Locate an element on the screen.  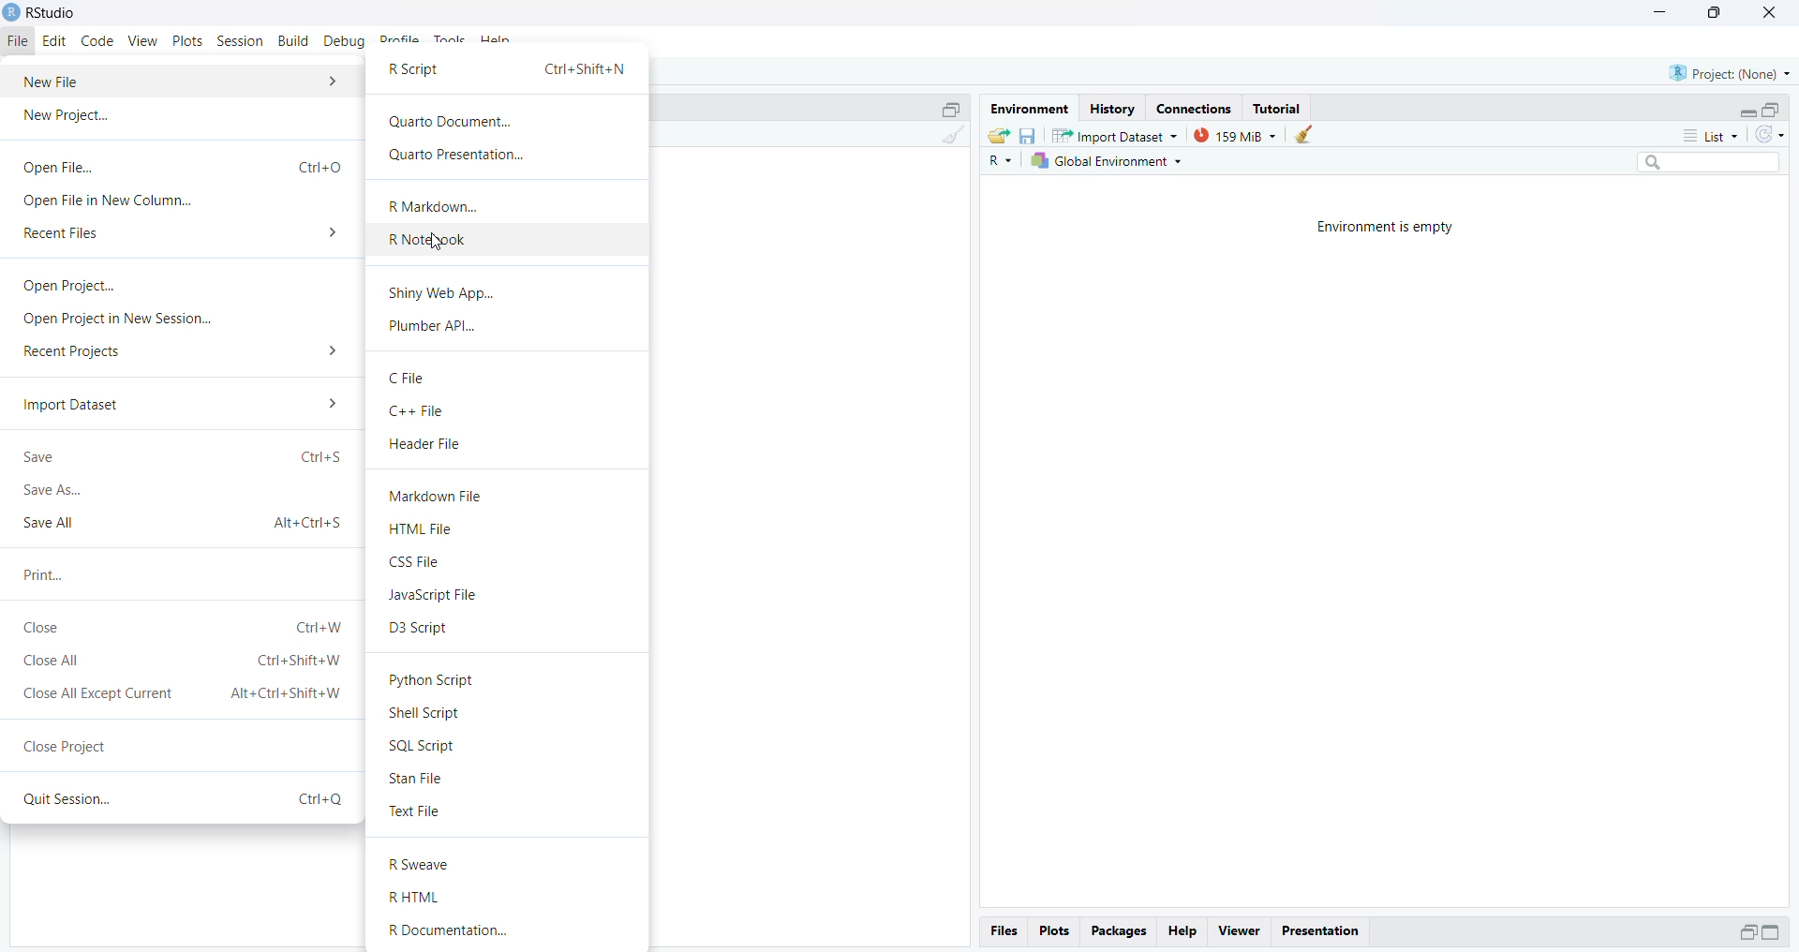
C File is located at coordinates (407, 378).